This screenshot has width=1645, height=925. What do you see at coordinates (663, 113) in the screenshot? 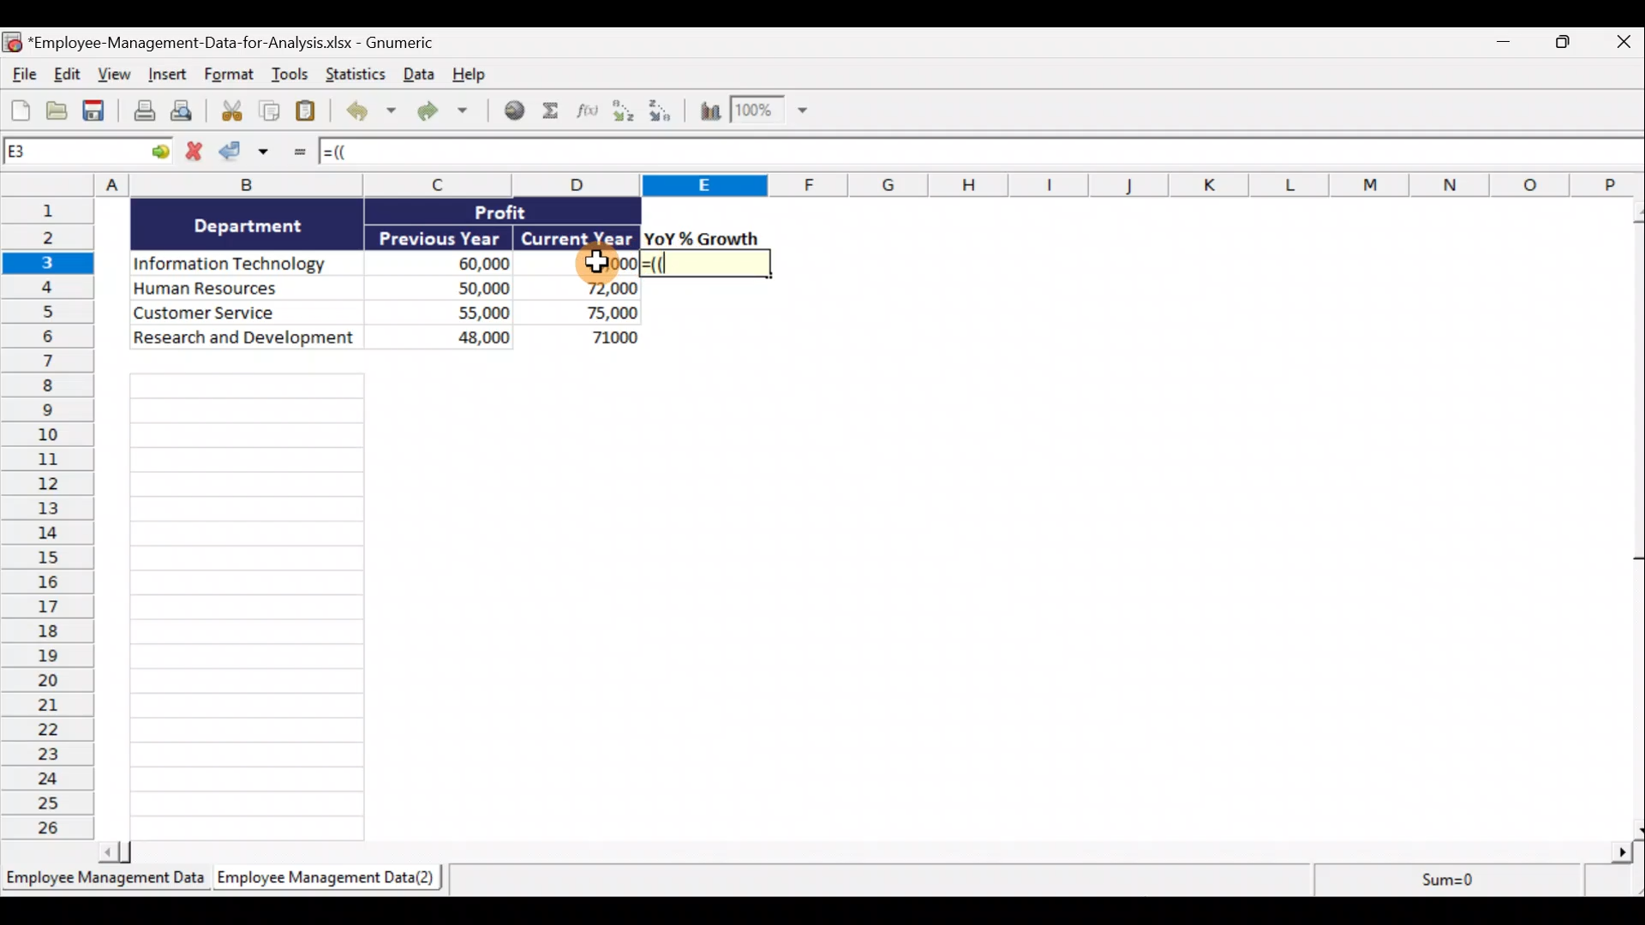
I see `Sort Descending` at bounding box center [663, 113].